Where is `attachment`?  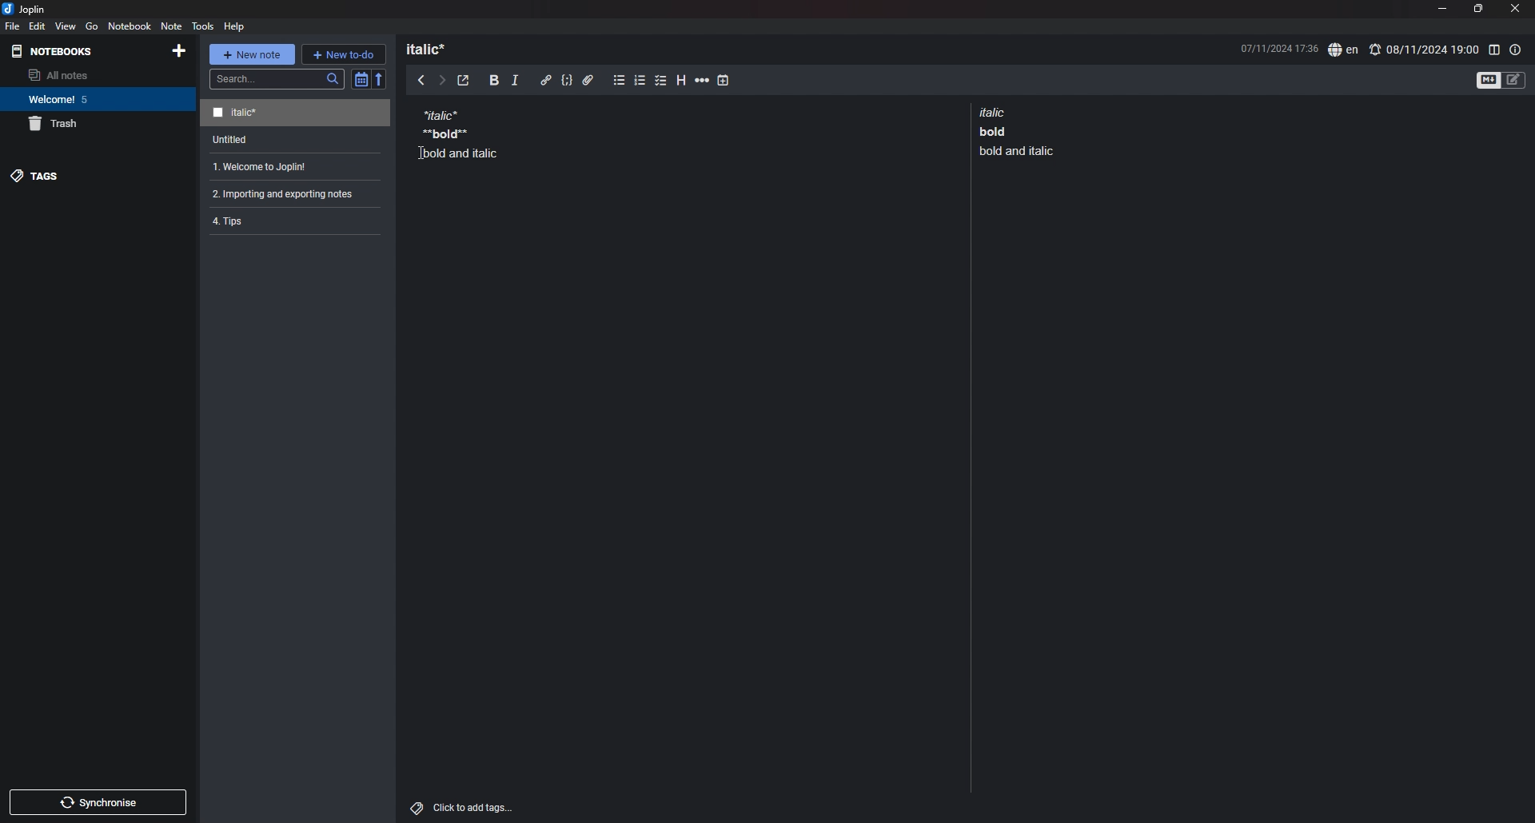
attachment is located at coordinates (588, 81).